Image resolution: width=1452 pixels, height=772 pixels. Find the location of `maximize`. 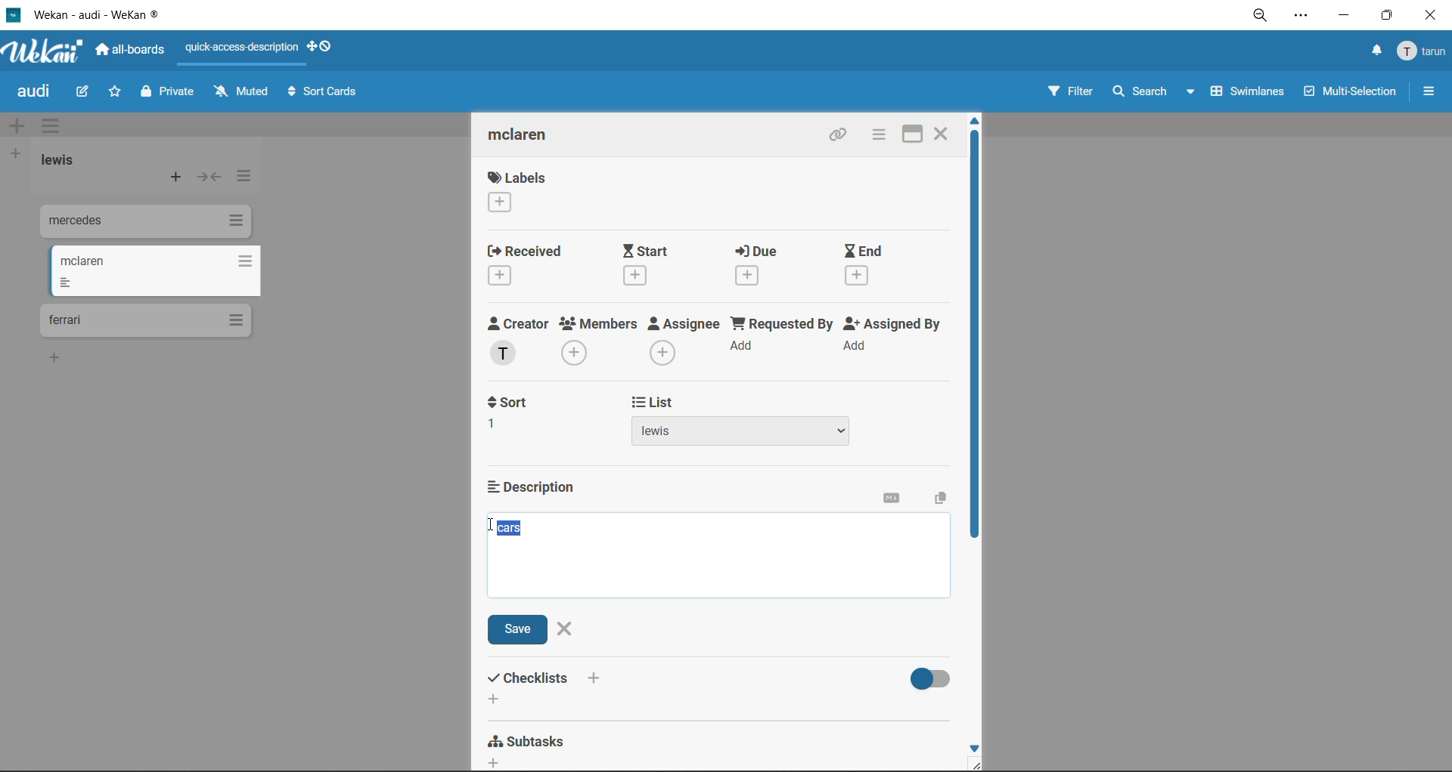

maximize is located at coordinates (1391, 14).